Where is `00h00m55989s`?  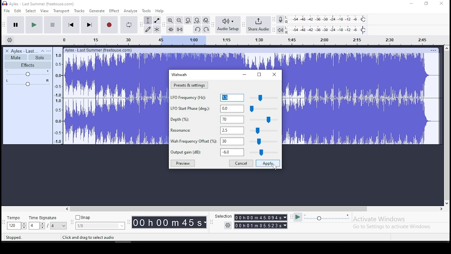
00h00m55989s is located at coordinates (261, 226).